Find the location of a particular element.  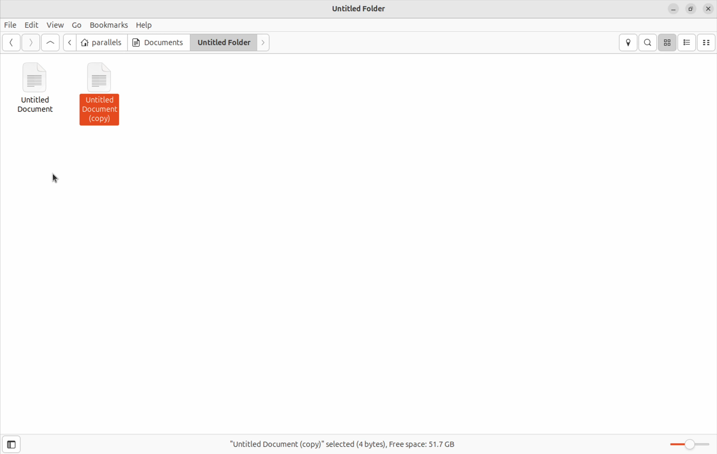

Untitled Folder is located at coordinates (220, 43).